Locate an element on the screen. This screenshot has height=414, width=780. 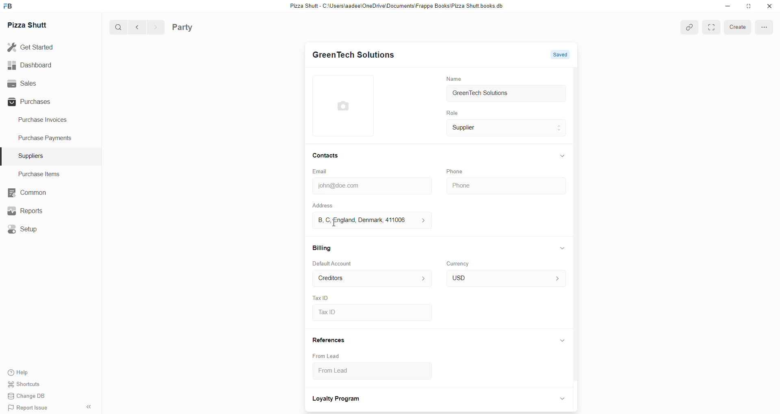
placeholder for image is located at coordinates (346, 106).